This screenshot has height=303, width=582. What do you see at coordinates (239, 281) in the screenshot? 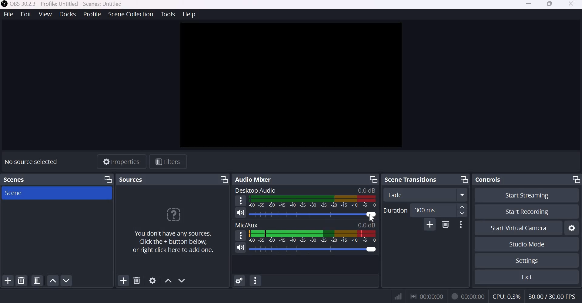
I see `Advanced Audio Properties` at bounding box center [239, 281].